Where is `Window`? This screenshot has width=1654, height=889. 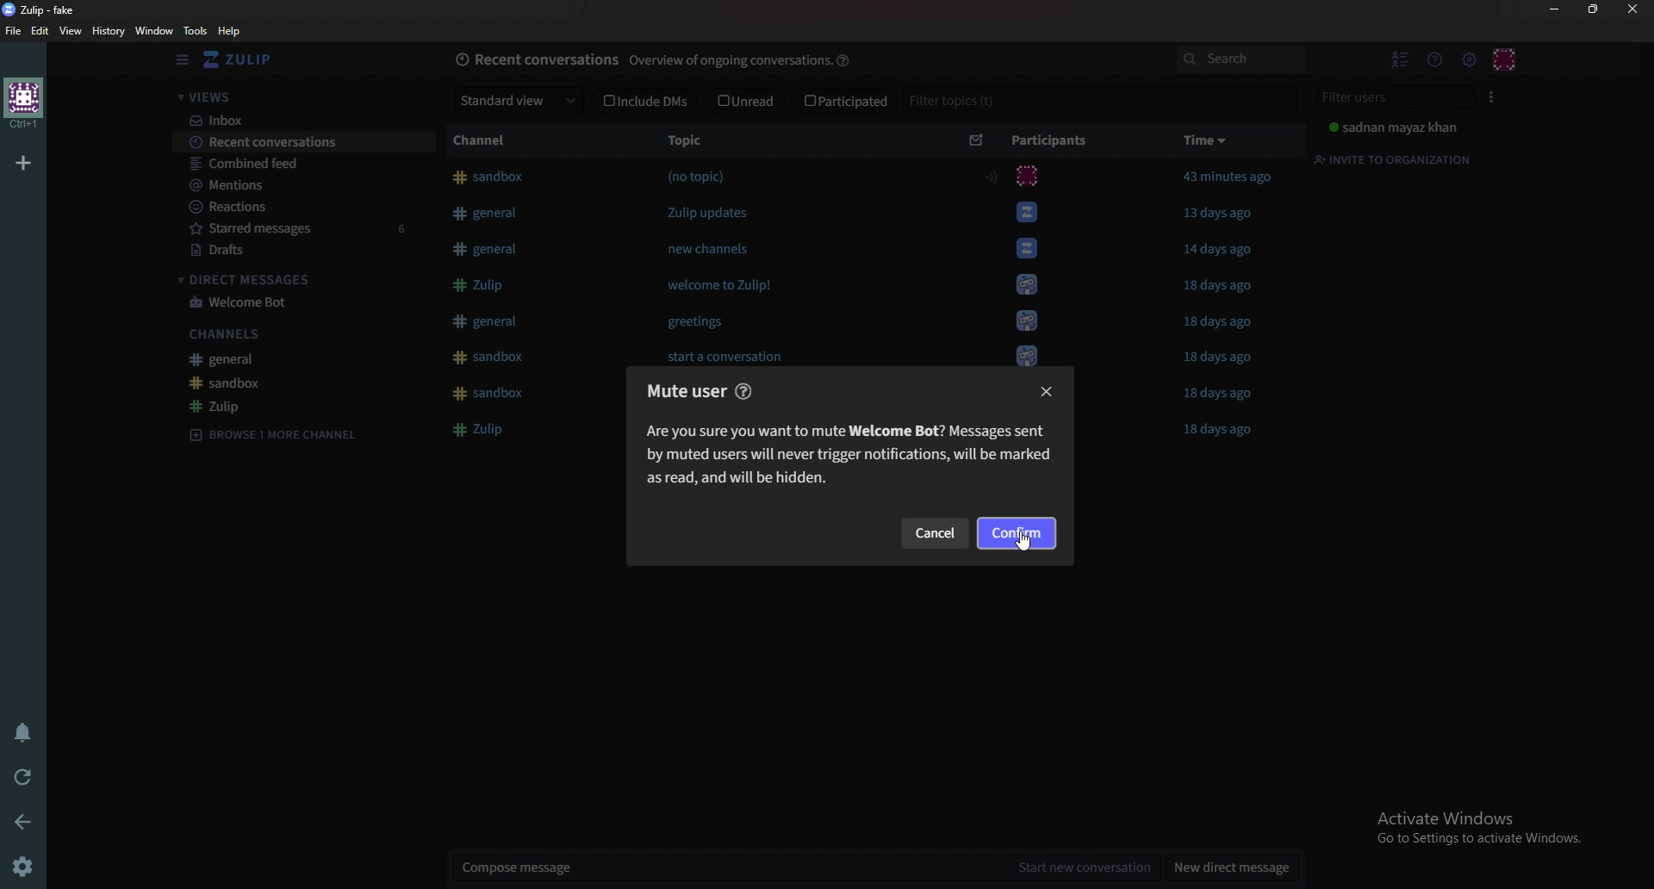
Window is located at coordinates (154, 30).